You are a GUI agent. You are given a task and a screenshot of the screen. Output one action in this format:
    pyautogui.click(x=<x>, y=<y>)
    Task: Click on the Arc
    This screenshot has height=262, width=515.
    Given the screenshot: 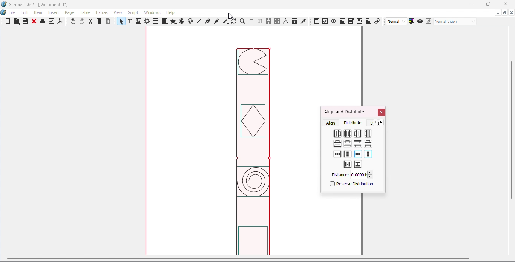 What is the action you would take?
    pyautogui.click(x=182, y=22)
    